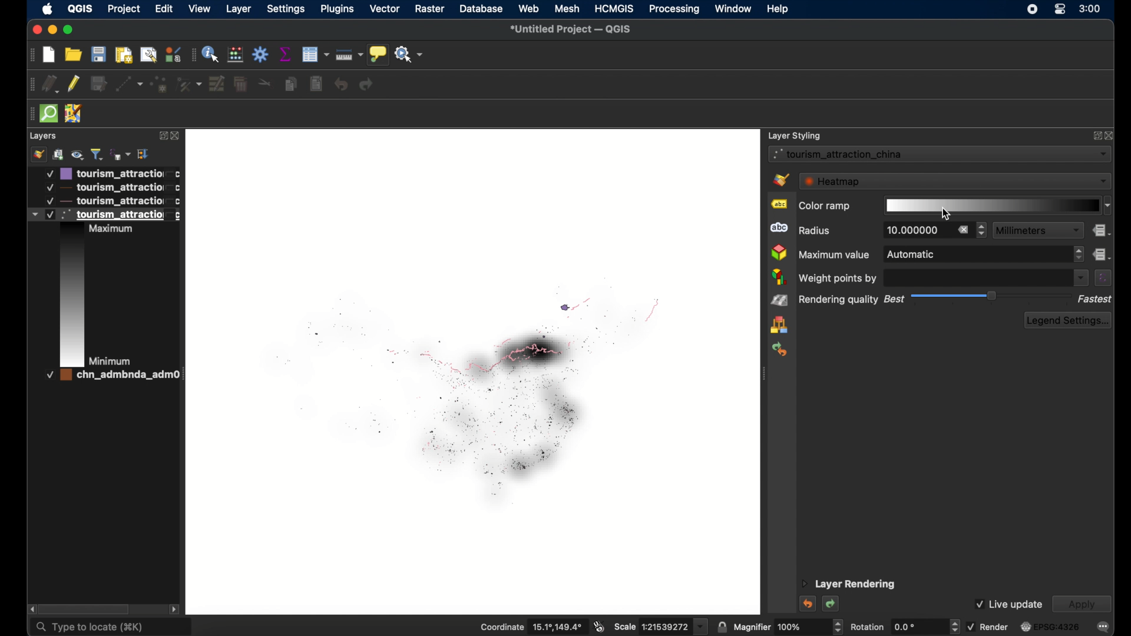 This screenshot has width=1131, height=636. What do you see at coordinates (110, 627) in the screenshot?
I see `type to locate` at bounding box center [110, 627].